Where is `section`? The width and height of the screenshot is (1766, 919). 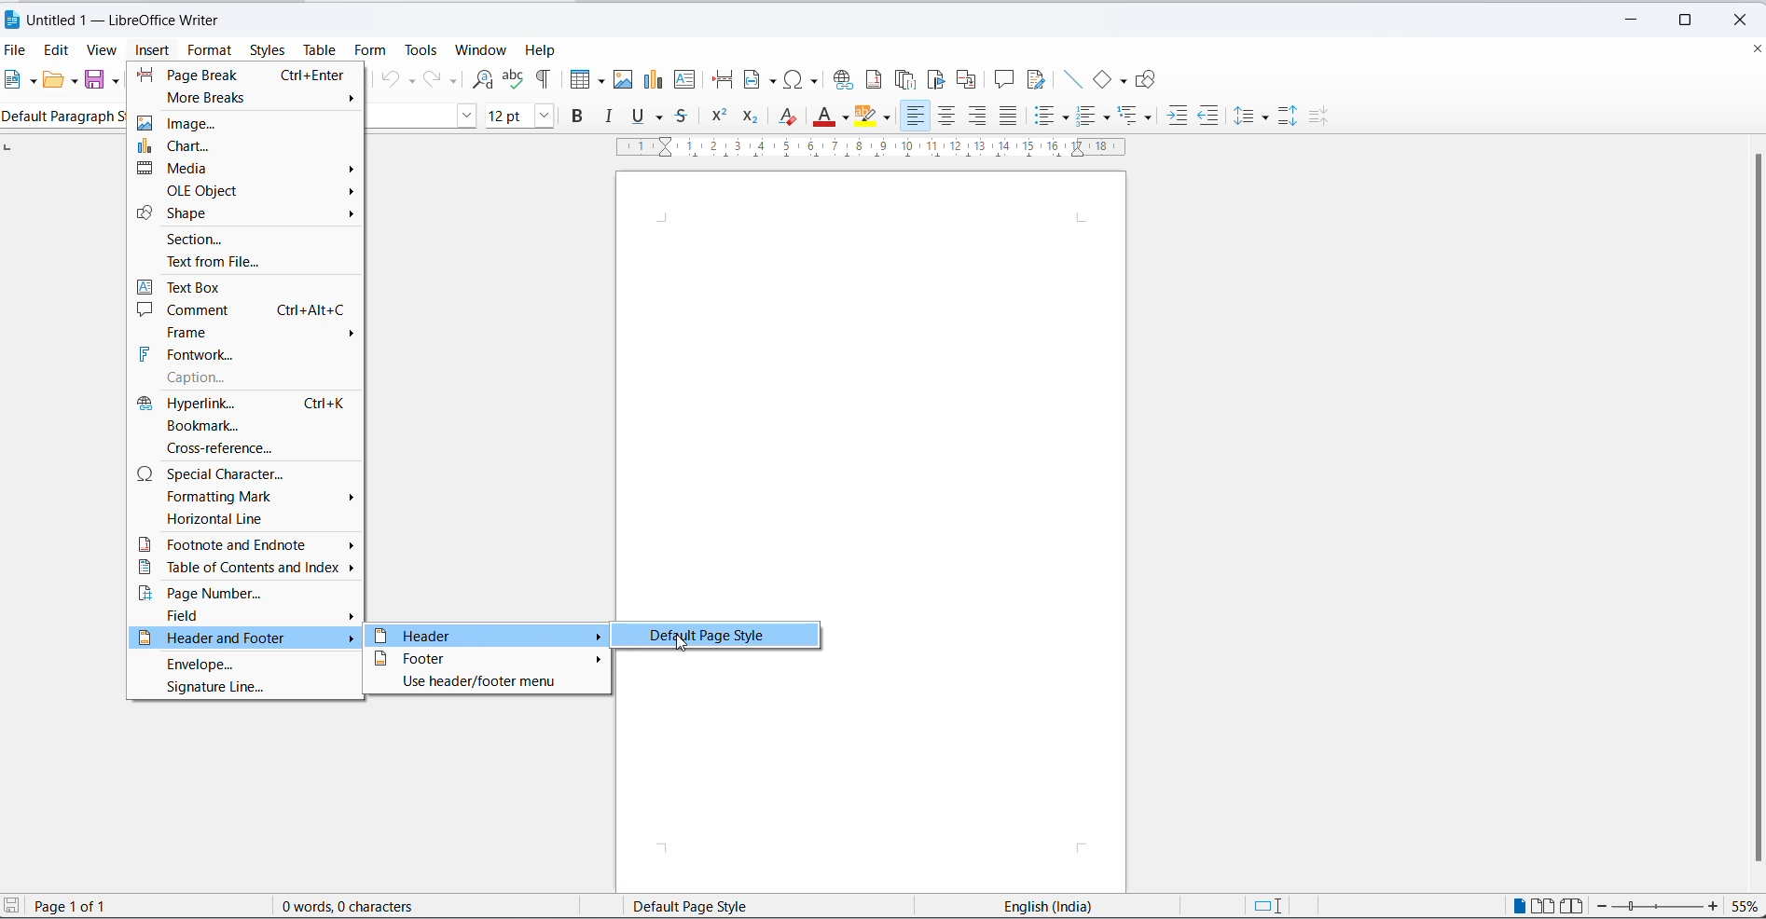 section is located at coordinates (249, 242).